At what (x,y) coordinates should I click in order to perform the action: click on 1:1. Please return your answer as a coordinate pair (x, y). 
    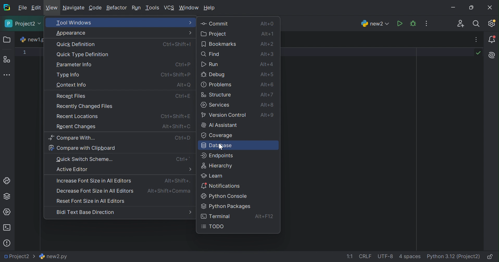
    Looking at the image, I should click on (350, 257).